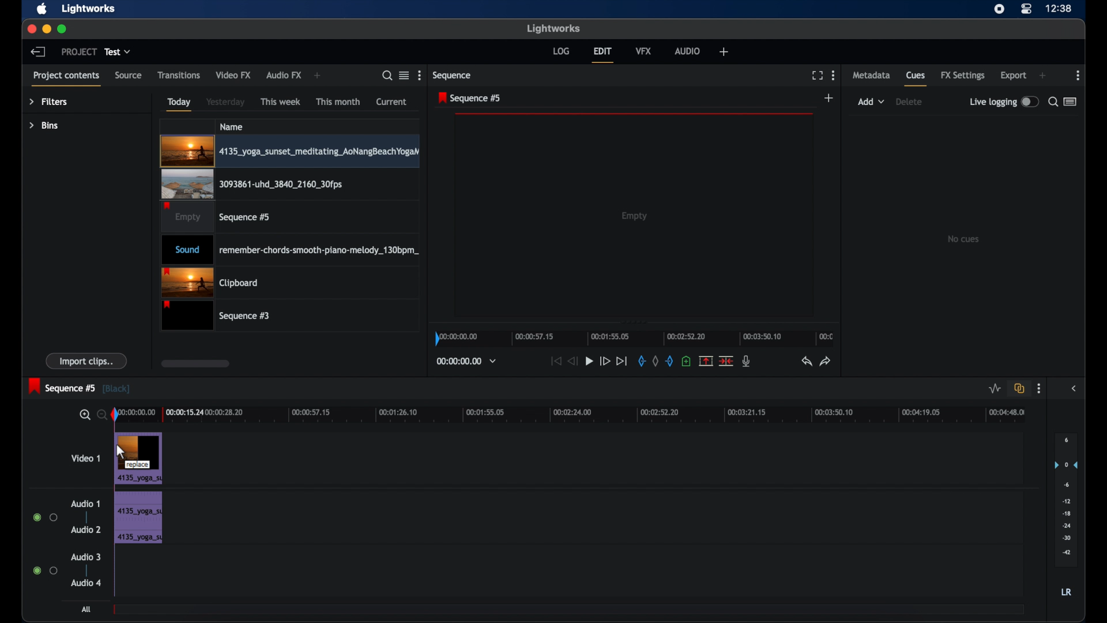 This screenshot has width=1107, height=623. I want to click on more options, so click(1079, 75).